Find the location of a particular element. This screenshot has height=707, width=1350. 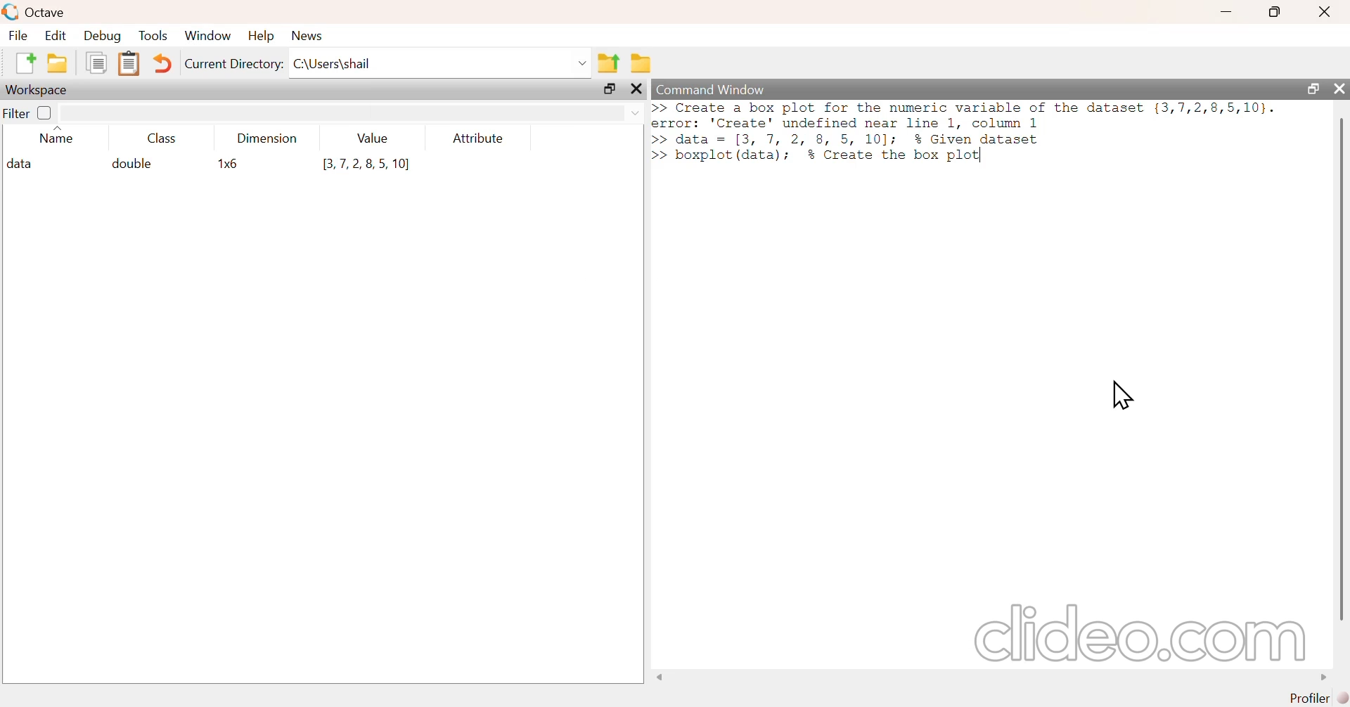

1x6 is located at coordinates (231, 164).